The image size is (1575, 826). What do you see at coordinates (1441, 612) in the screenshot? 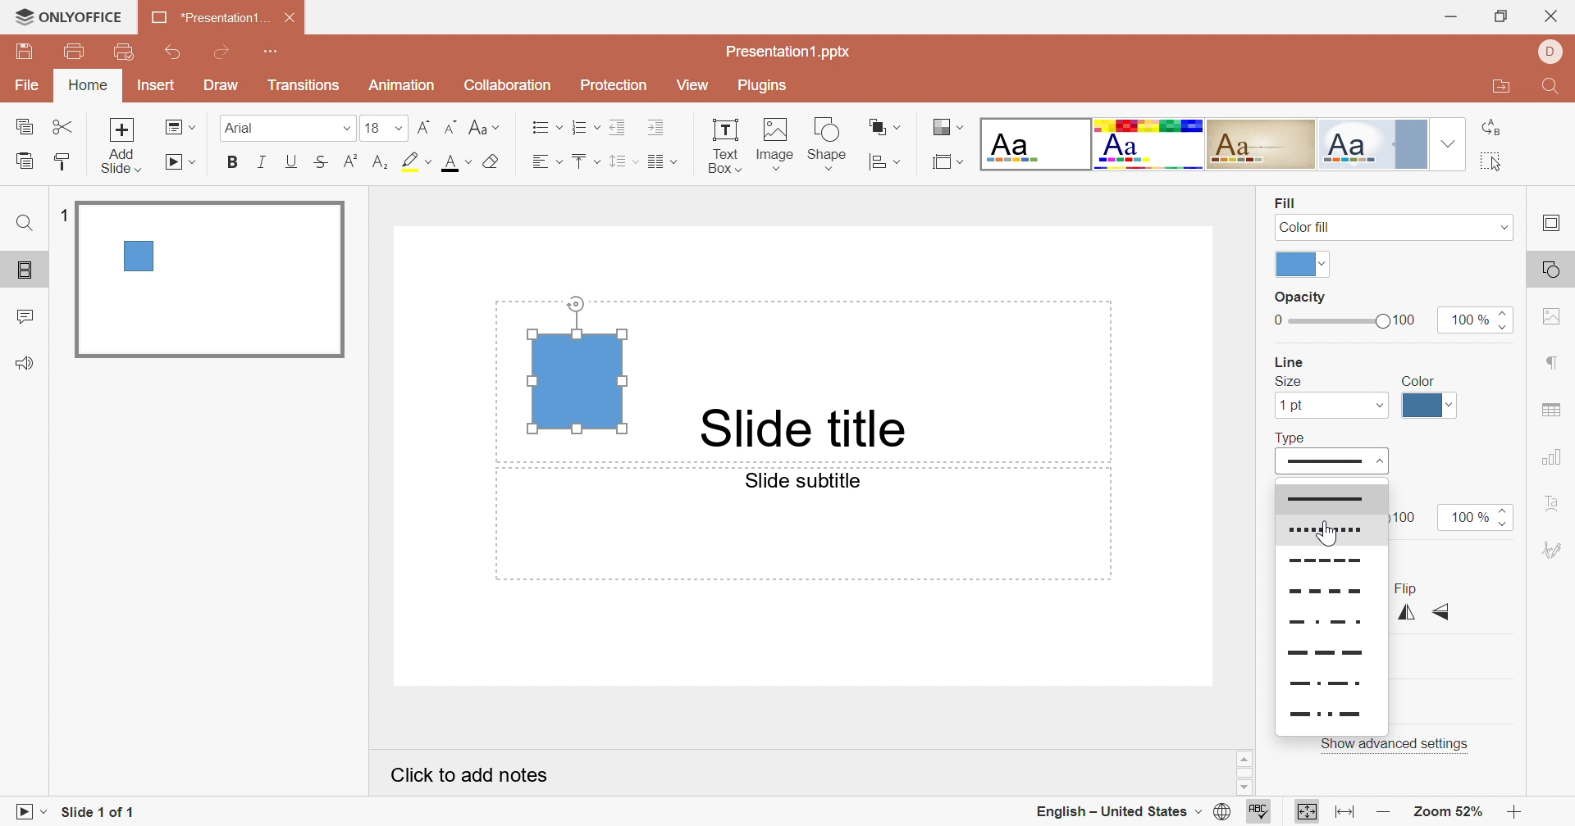
I see `Flip vertically` at bounding box center [1441, 612].